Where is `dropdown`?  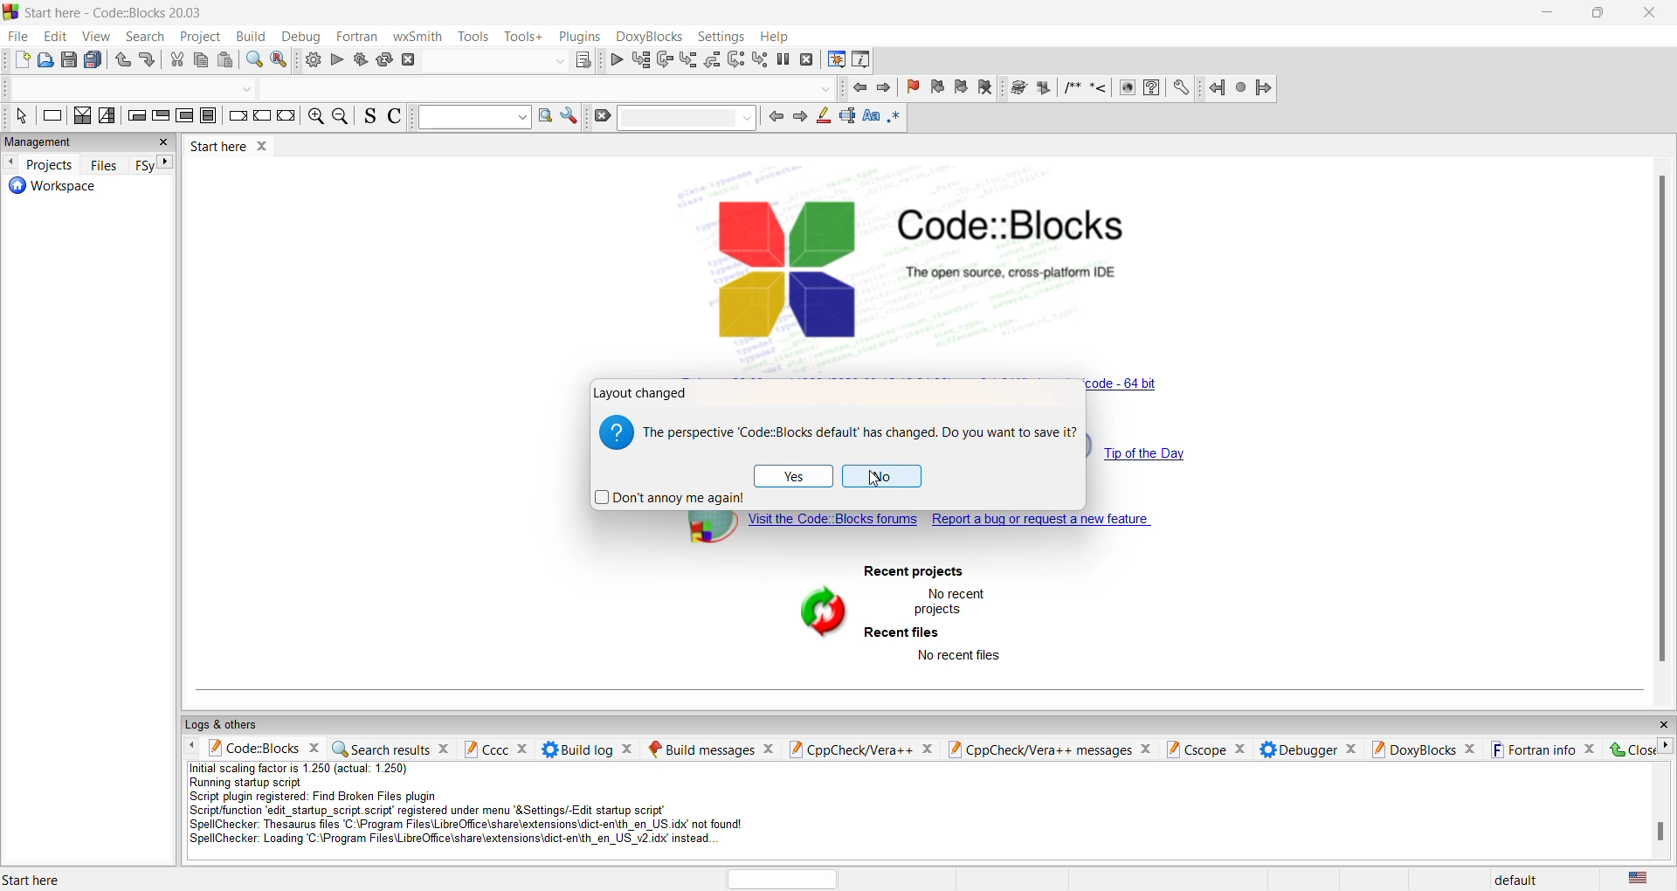 dropdown is located at coordinates (829, 88).